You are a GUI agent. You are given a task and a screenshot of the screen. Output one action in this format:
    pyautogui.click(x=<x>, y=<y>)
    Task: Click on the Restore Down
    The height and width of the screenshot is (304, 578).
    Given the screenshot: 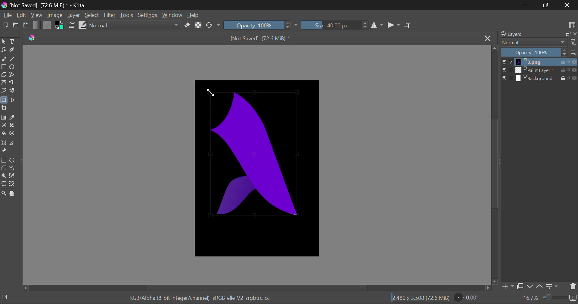 What is the action you would take?
    pyautogui.click(x=526, y=5)
    